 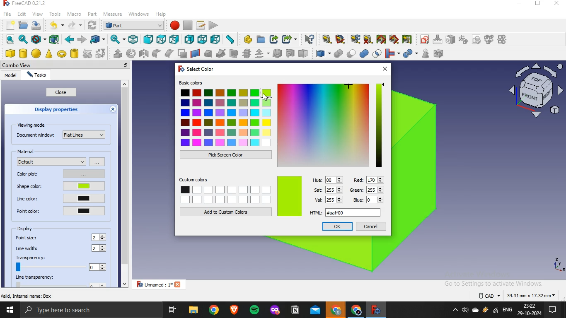 I want to click on bottom, so click(x=203, y=39).